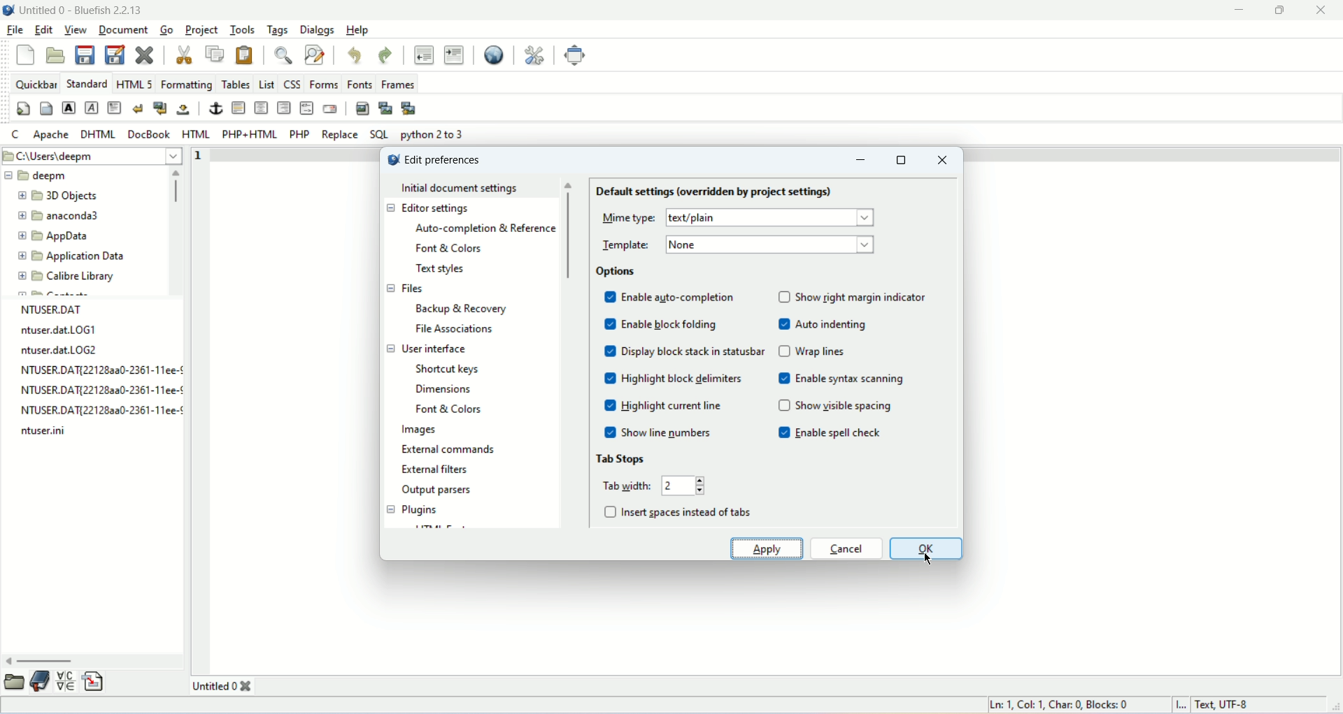 This screenshot has width=1343, height=714. Describe the element at coordinates (74, 238) in the screenshot. I see `AppData` at that location.